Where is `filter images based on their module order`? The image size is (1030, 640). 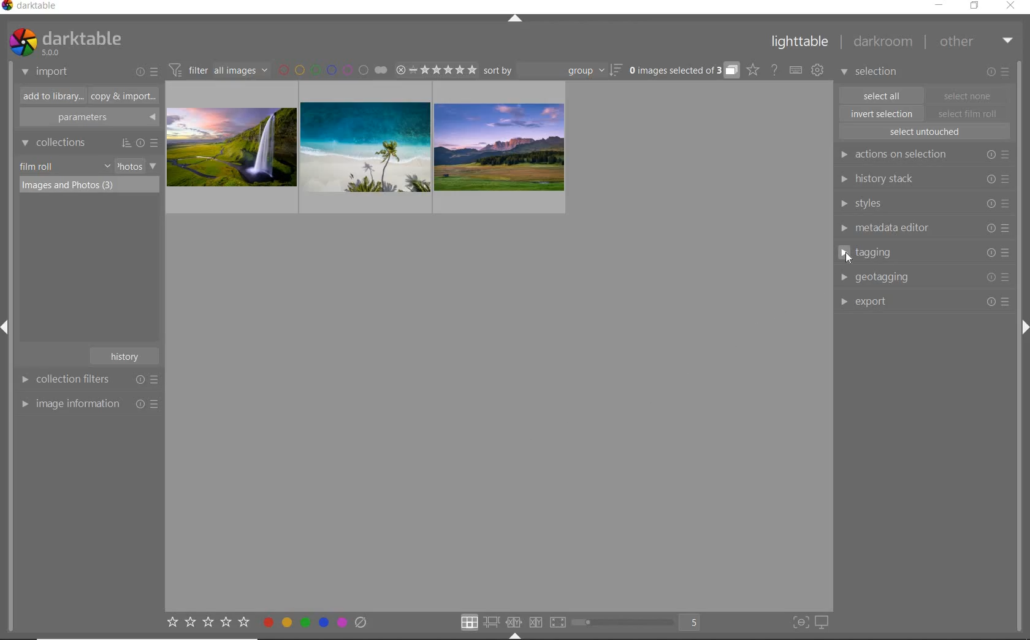 filter images based on their module order is located at coordinates (216, 69).